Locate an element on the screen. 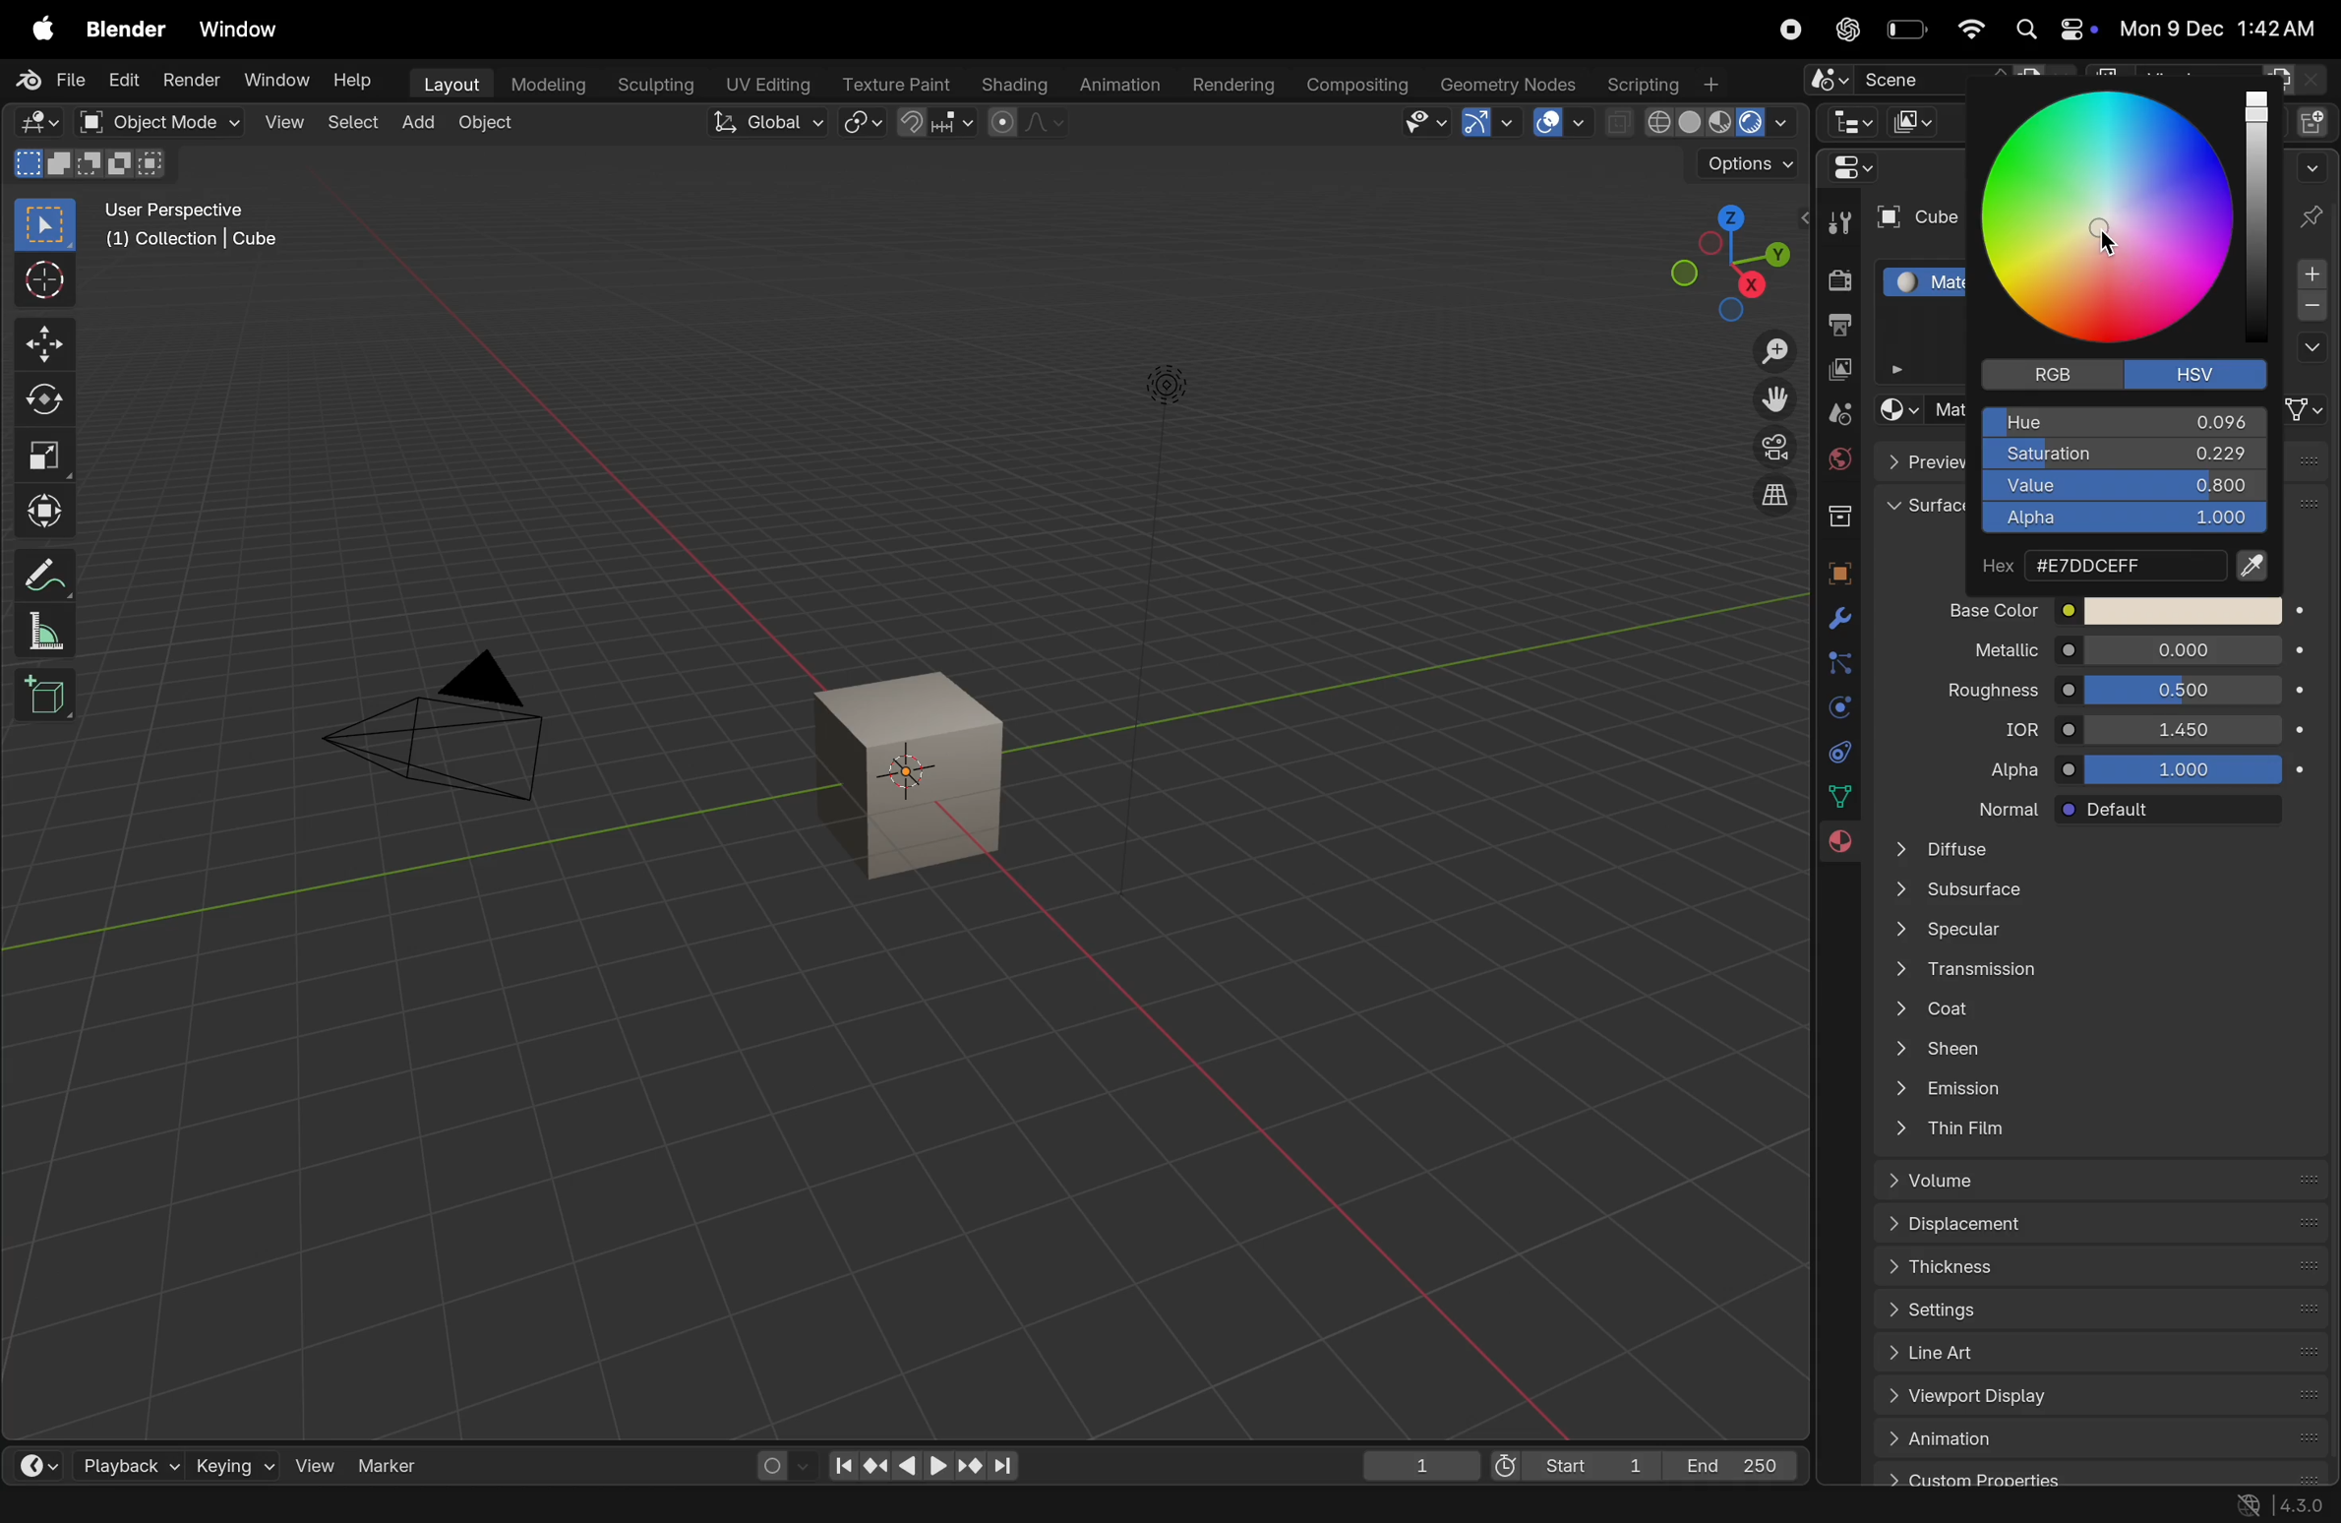 This screenshot has height=1523, width=2341. output is located at coordinates (1836, 328).